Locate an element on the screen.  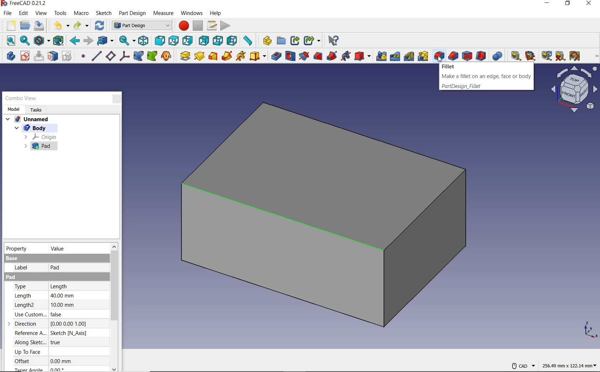
use custom is located at coordinates (27, 315).